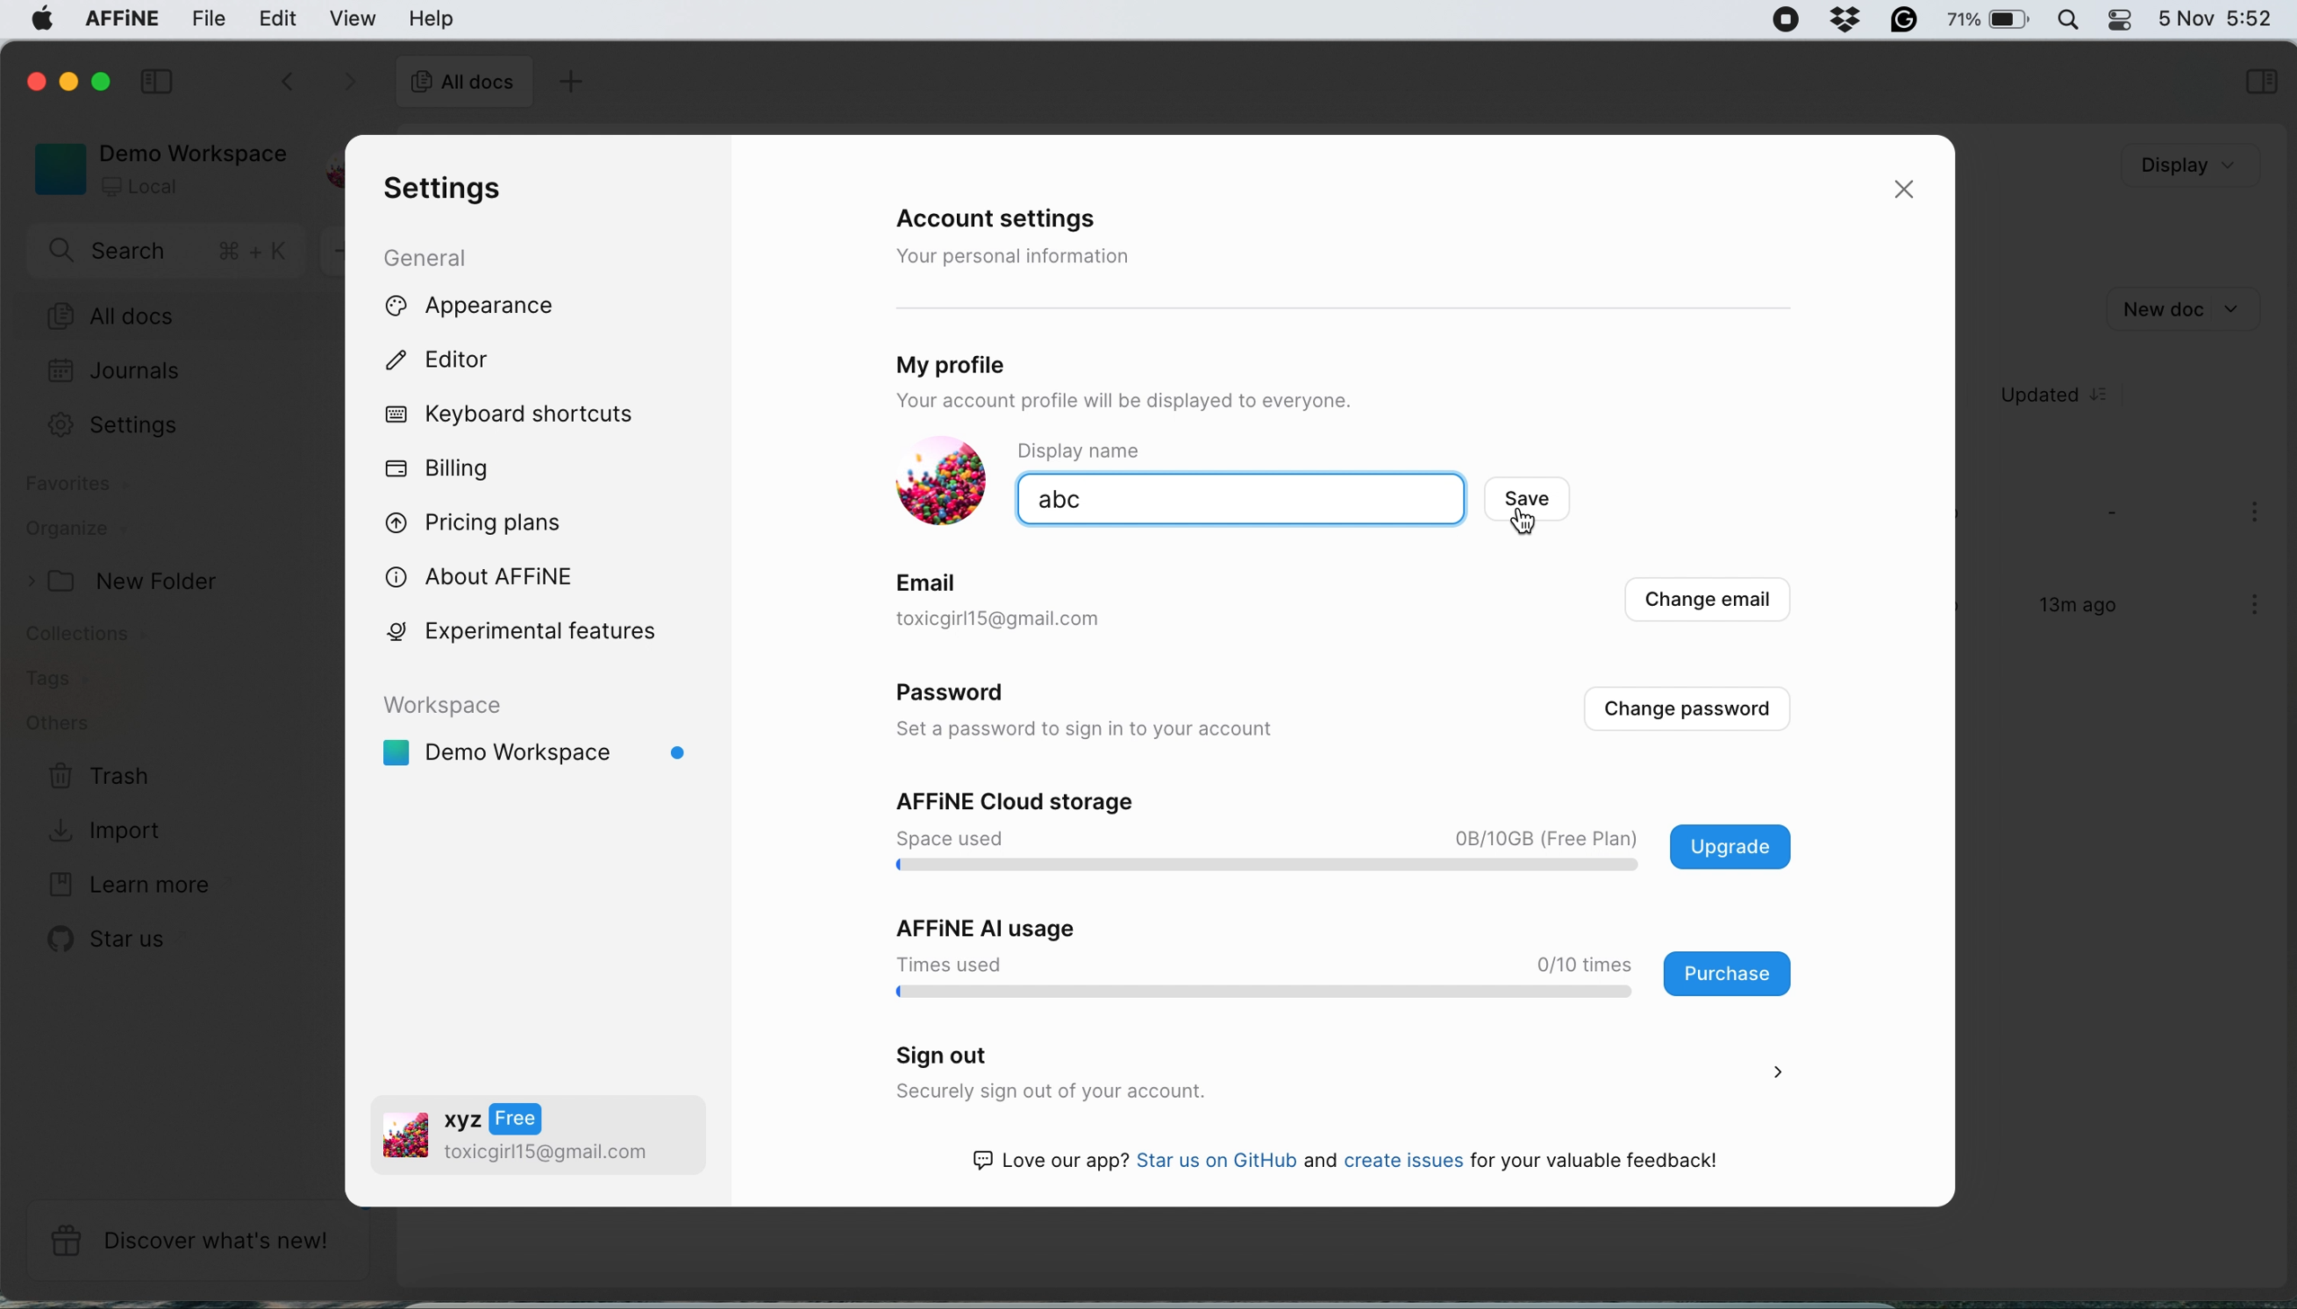 The height and width of the screenshot is (1309, 2297). I want to click on discover what's new, so click(197, 1241).